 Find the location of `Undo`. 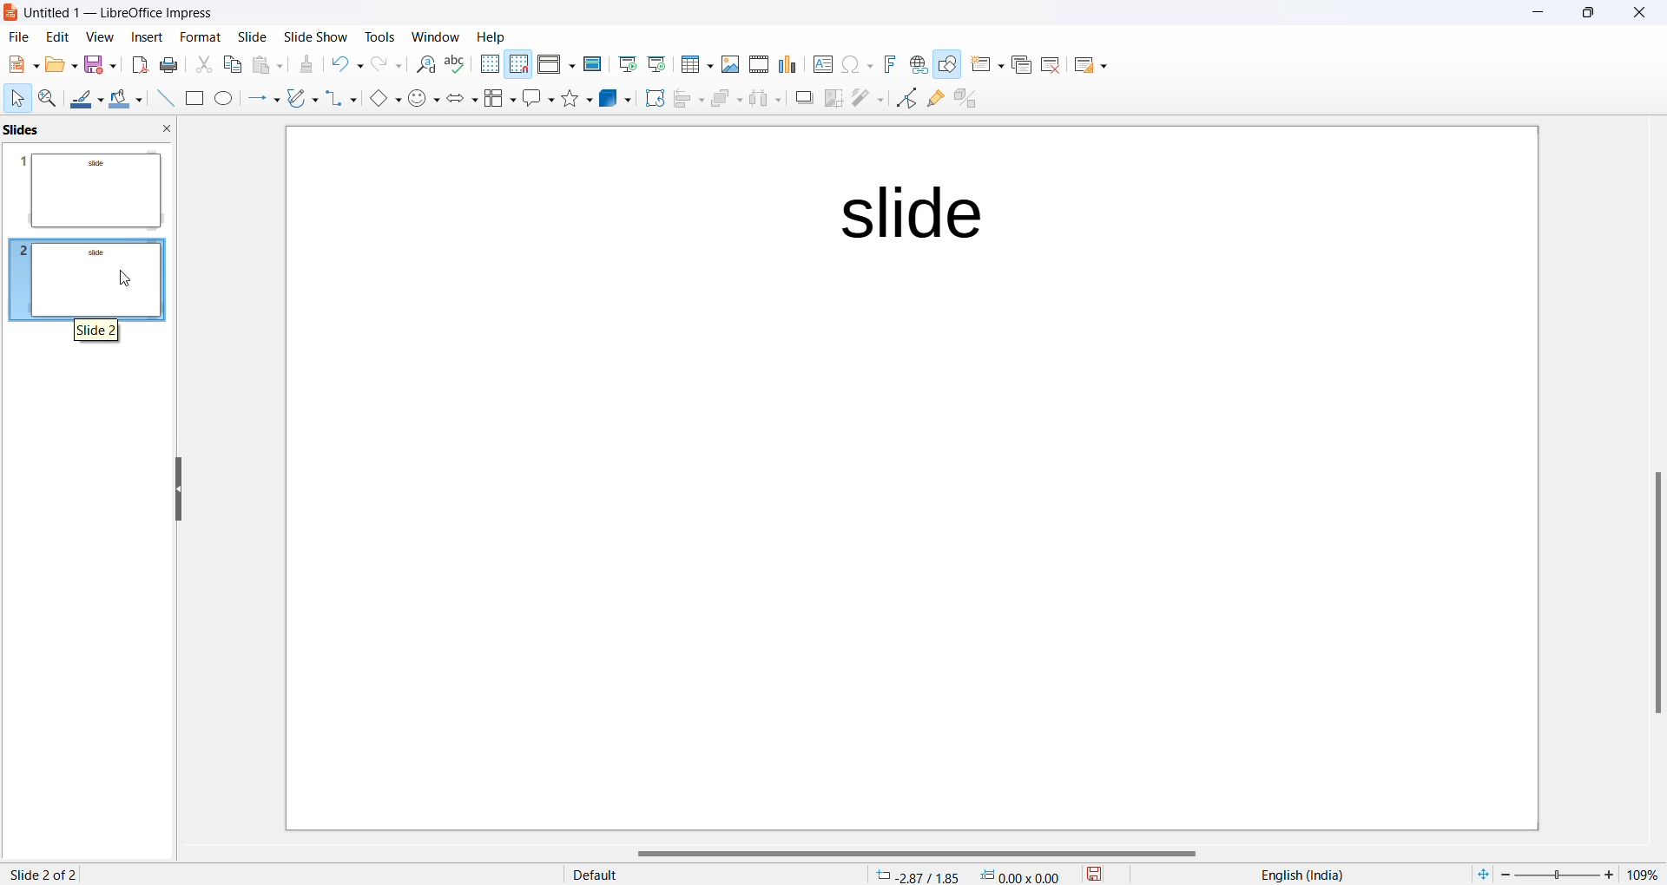

Undo is located at coordinates (347, 62).